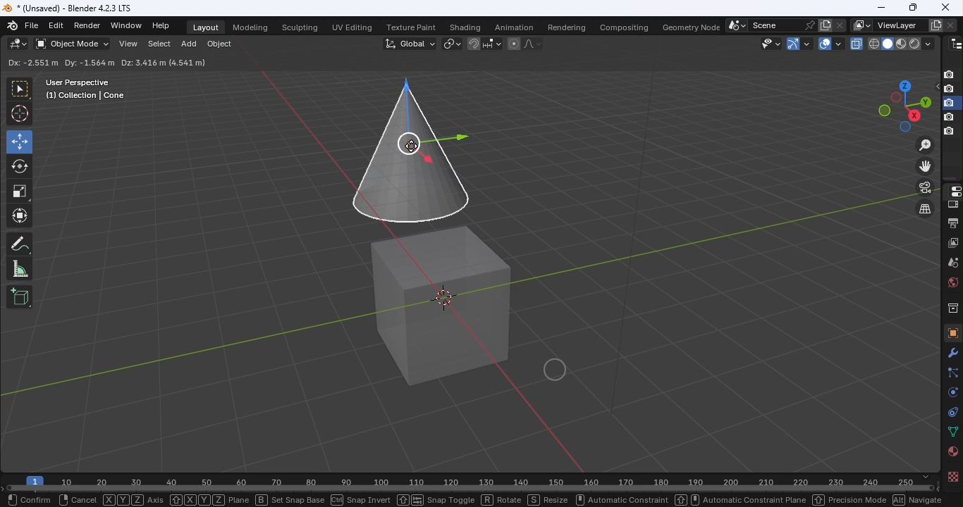  What do you see at coordinates (895, 98) in the screenshot?
I see `Rotate the view` at bounding box center [895, 98].